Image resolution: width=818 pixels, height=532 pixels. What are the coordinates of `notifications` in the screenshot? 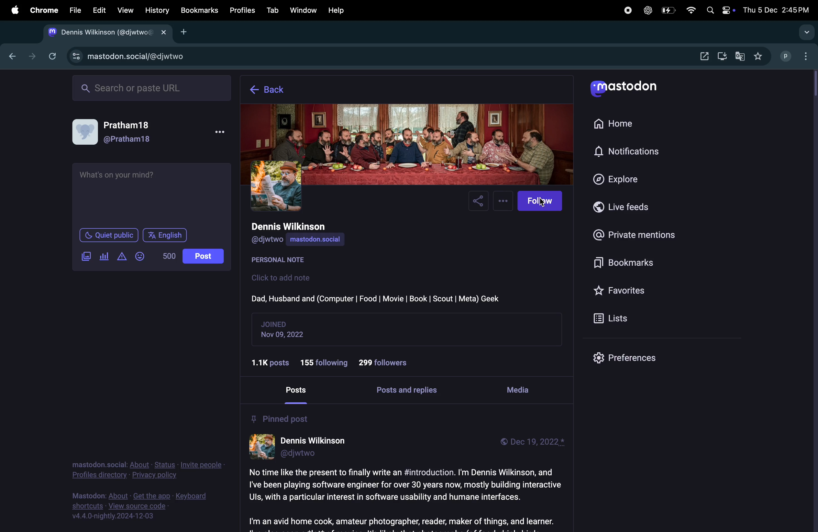 It's located at (626, 151).